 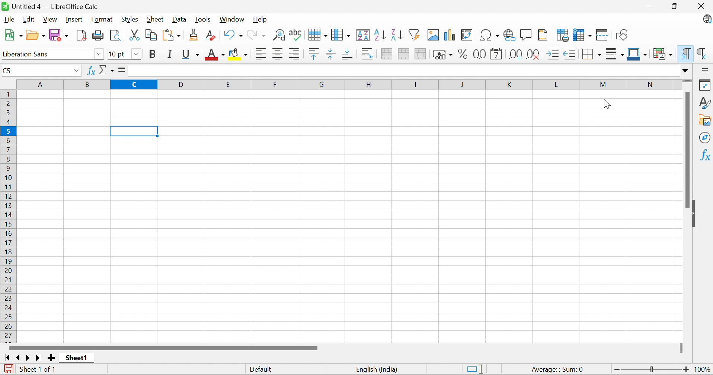 What do you see at coordinates (28, 19) in the screenshot?
I see `Edit` at bounding box center [28, 19].